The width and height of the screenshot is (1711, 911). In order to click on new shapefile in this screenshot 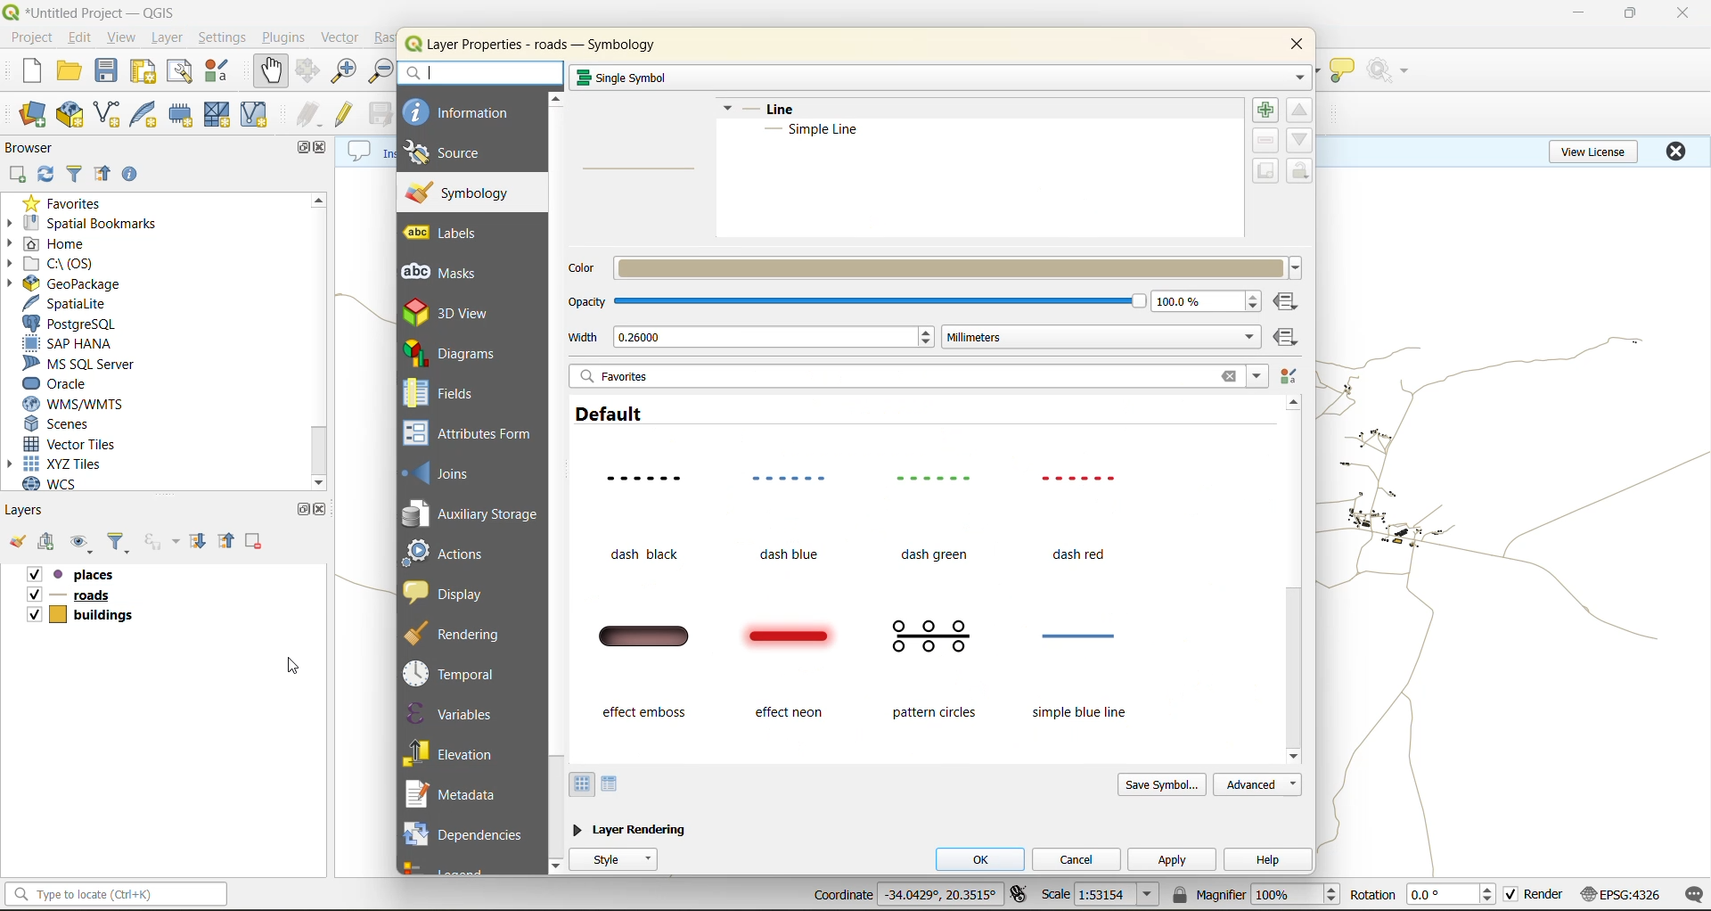, I will do `click(104, 115)`.